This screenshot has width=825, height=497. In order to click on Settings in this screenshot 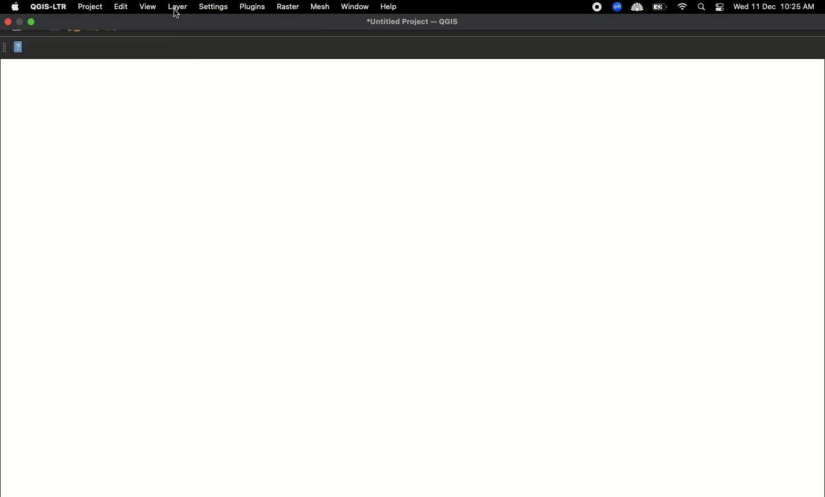, I will do `click(213, 6)`.